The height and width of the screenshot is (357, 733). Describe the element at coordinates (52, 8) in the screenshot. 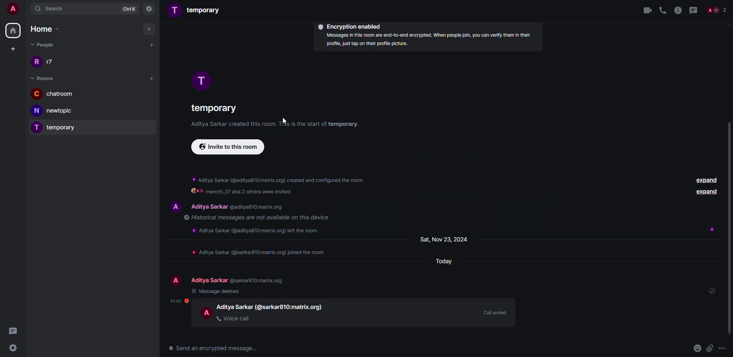

I see `search` at that location.